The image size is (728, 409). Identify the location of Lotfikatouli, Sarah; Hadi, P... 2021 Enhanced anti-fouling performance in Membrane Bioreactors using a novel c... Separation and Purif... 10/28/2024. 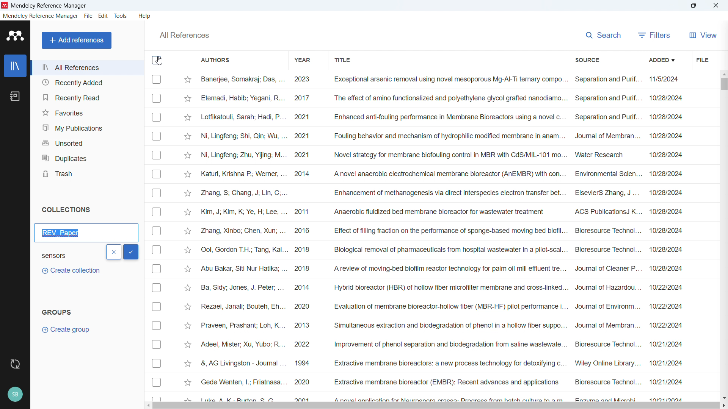
(442, 117).